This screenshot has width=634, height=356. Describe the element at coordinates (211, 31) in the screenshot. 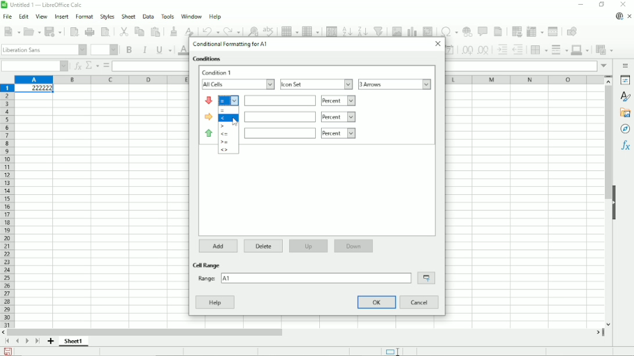

I see `undo` at that location.